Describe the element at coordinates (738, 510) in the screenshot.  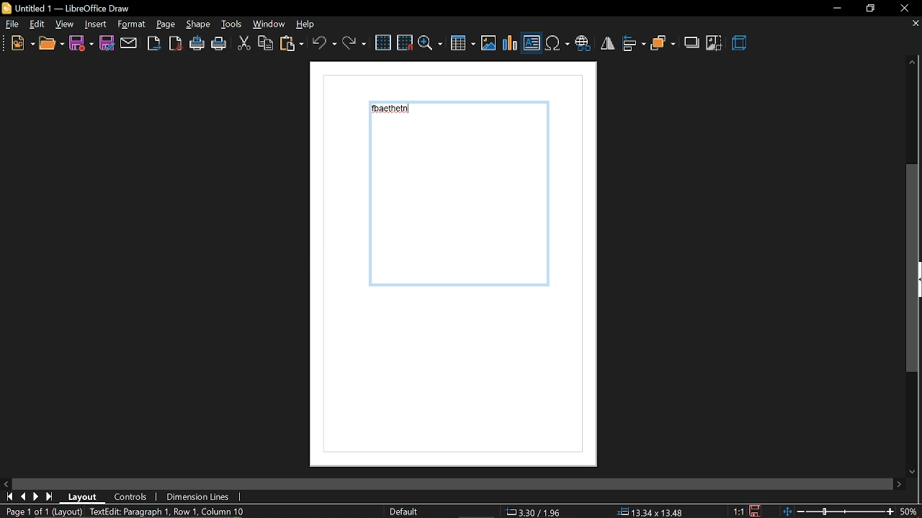
I see `scaling factor (1:1)` at that location.